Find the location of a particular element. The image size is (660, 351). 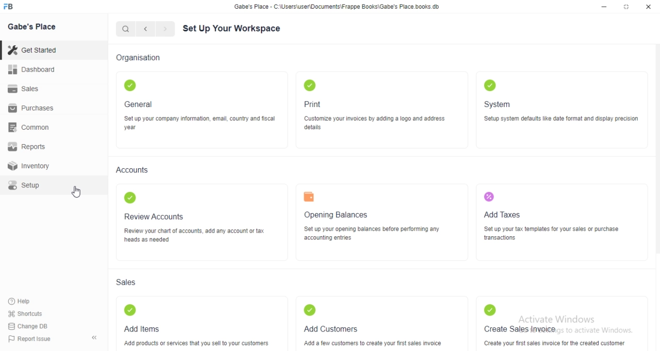

Change DB is located at coordinates (36, 326).